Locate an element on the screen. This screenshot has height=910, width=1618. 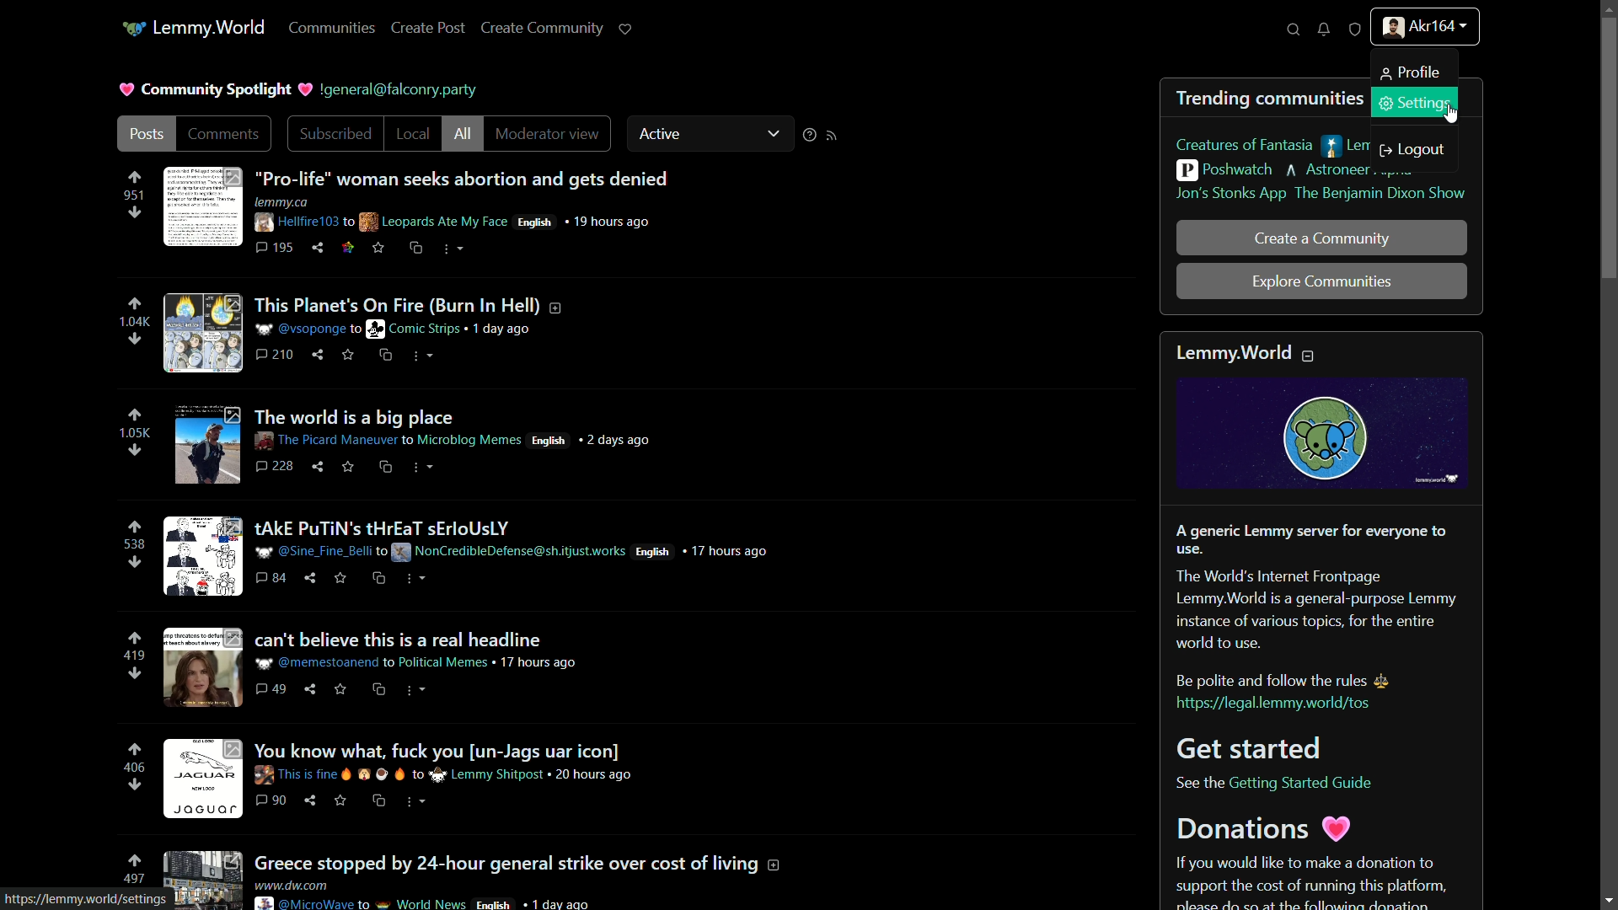
lemmy.world is located at coordinates (211, 27).